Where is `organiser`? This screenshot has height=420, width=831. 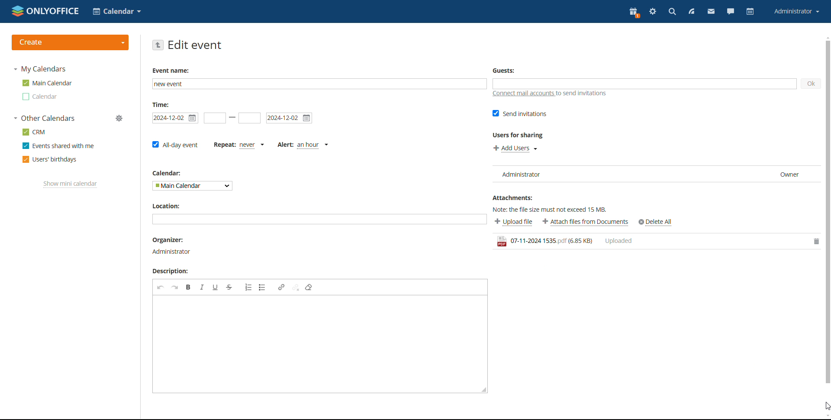
organiser is located at coordinates (172, 246).